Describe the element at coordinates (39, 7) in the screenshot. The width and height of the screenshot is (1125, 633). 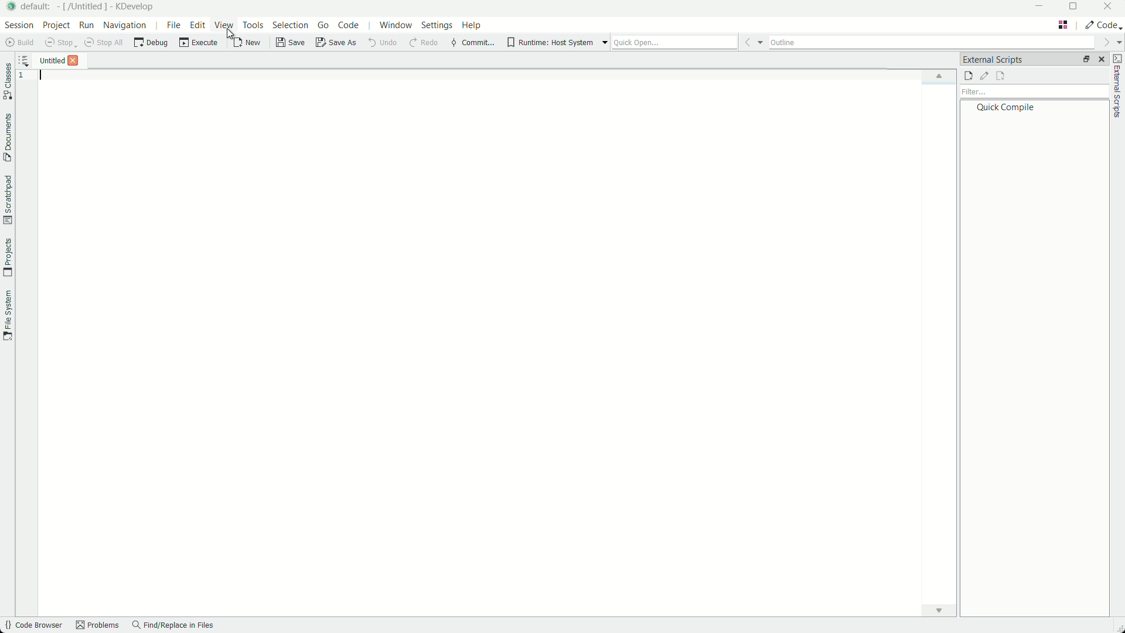
I see `default` at that location.